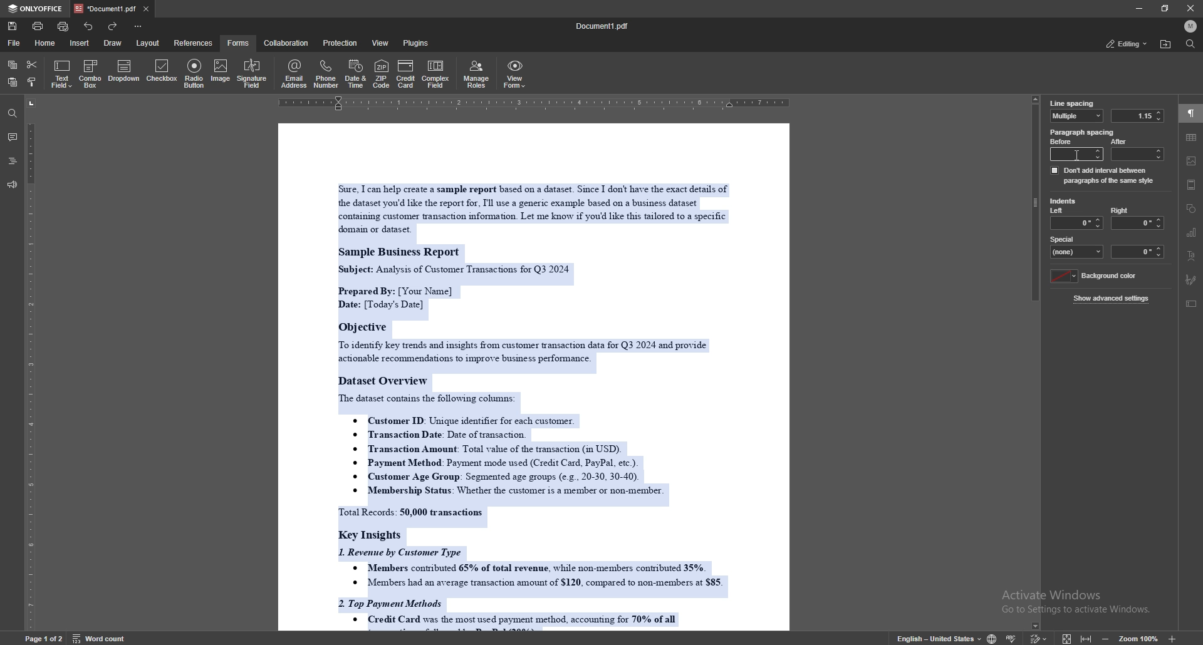 The image size is (1203, 645). What do you see at coordinates (1192, 233) in the screenshot?
I see `chart` at bounding box center [1192, 233].